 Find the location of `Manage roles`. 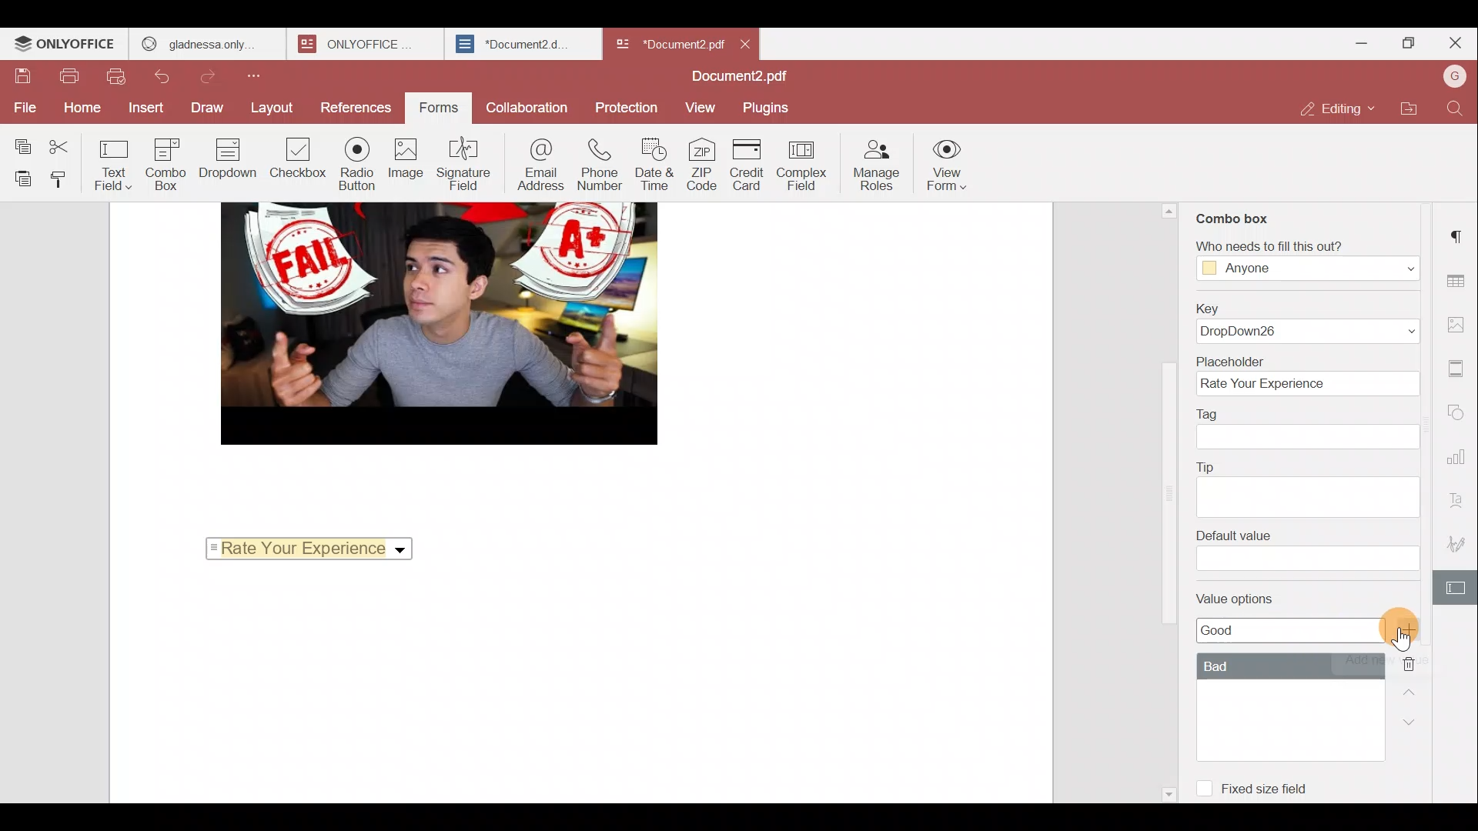

Manage roles is located at coordinates (878, 164).